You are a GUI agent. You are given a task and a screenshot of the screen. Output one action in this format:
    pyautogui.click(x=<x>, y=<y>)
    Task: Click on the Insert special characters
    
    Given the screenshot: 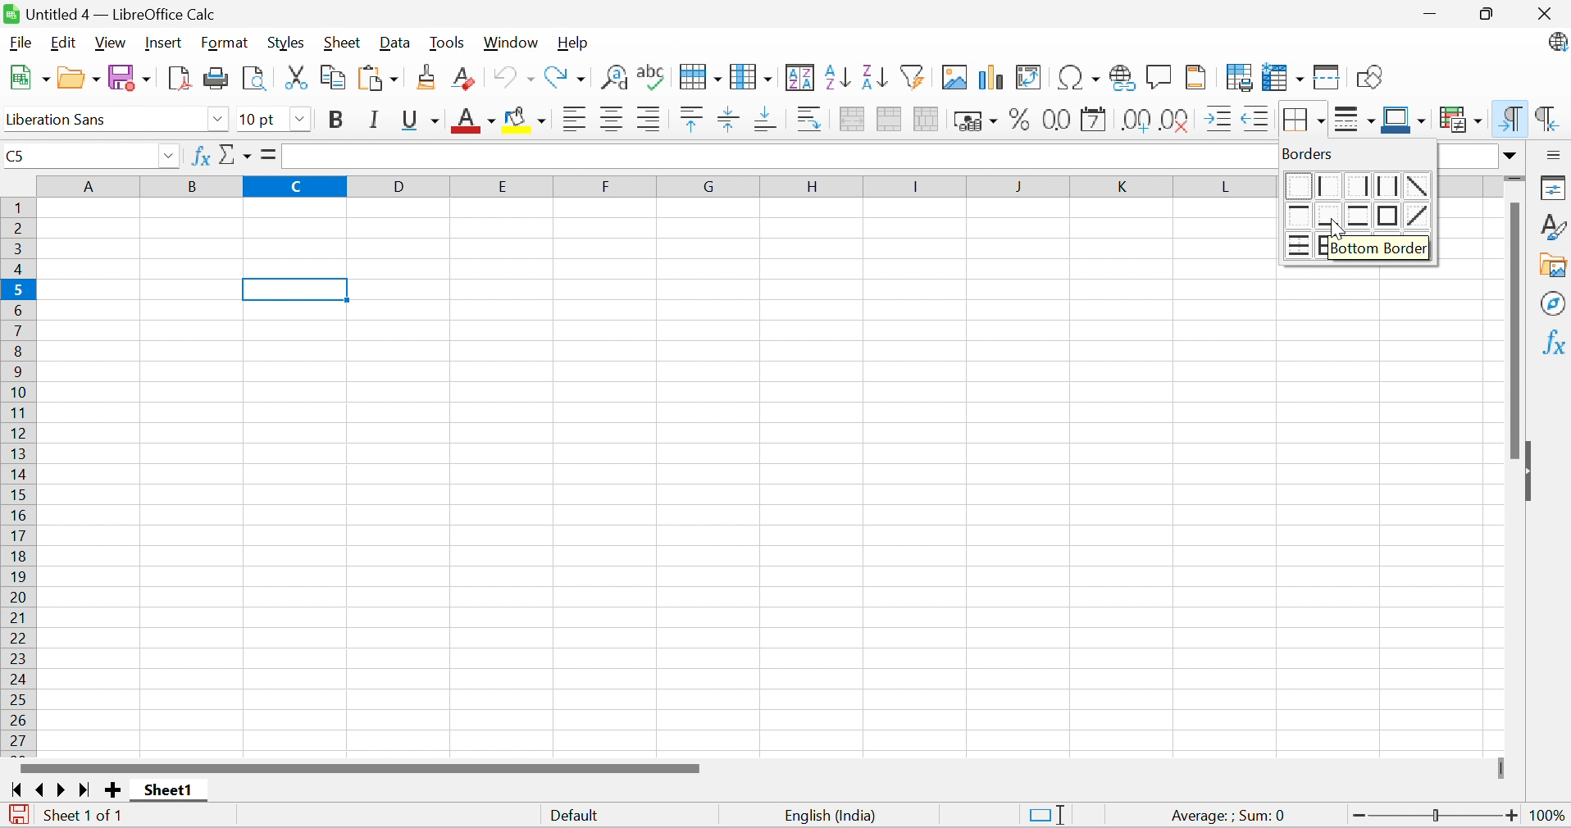 What is the action you would take?
    pyautogui.click(x=1079, y=77)
    